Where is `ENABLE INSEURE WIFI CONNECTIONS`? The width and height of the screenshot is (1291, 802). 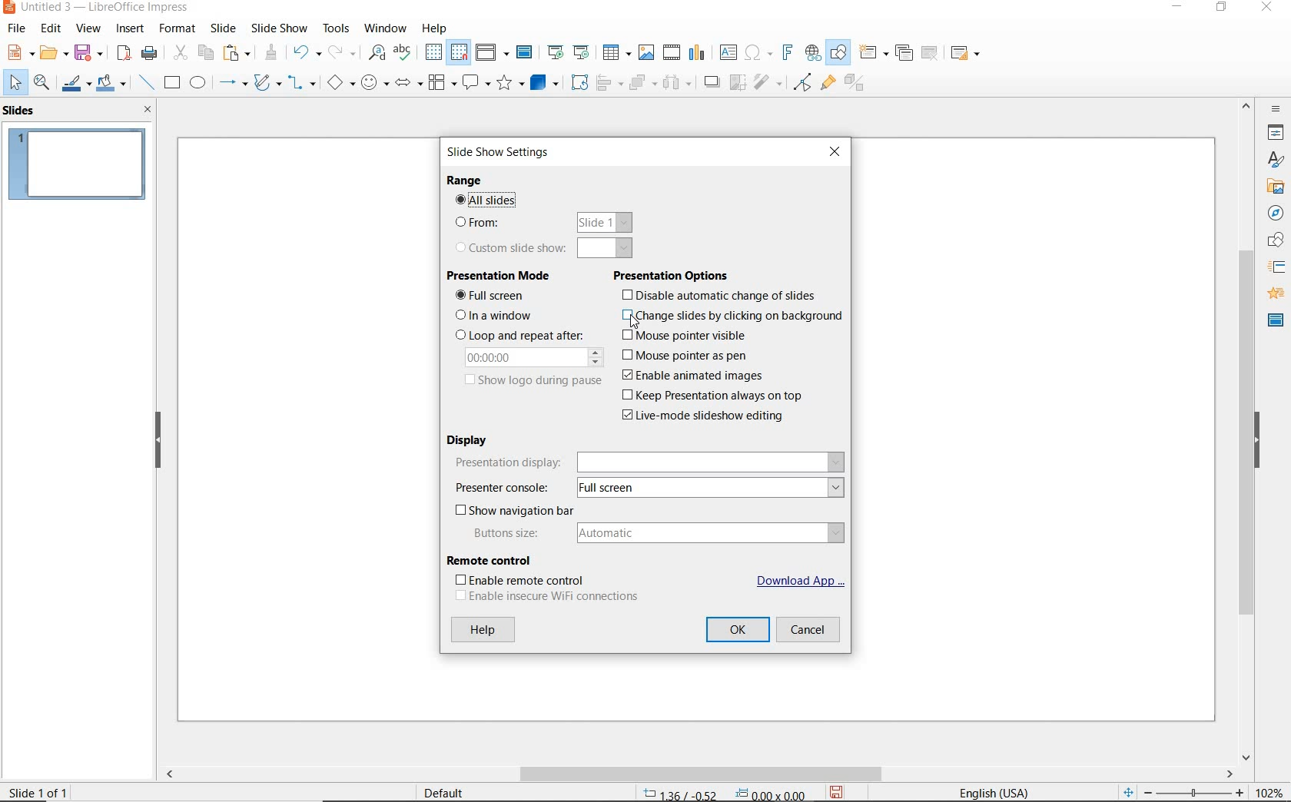 ENABLE INSEURE WIFI CONNECTIONS is located at coordinates (546, 598).